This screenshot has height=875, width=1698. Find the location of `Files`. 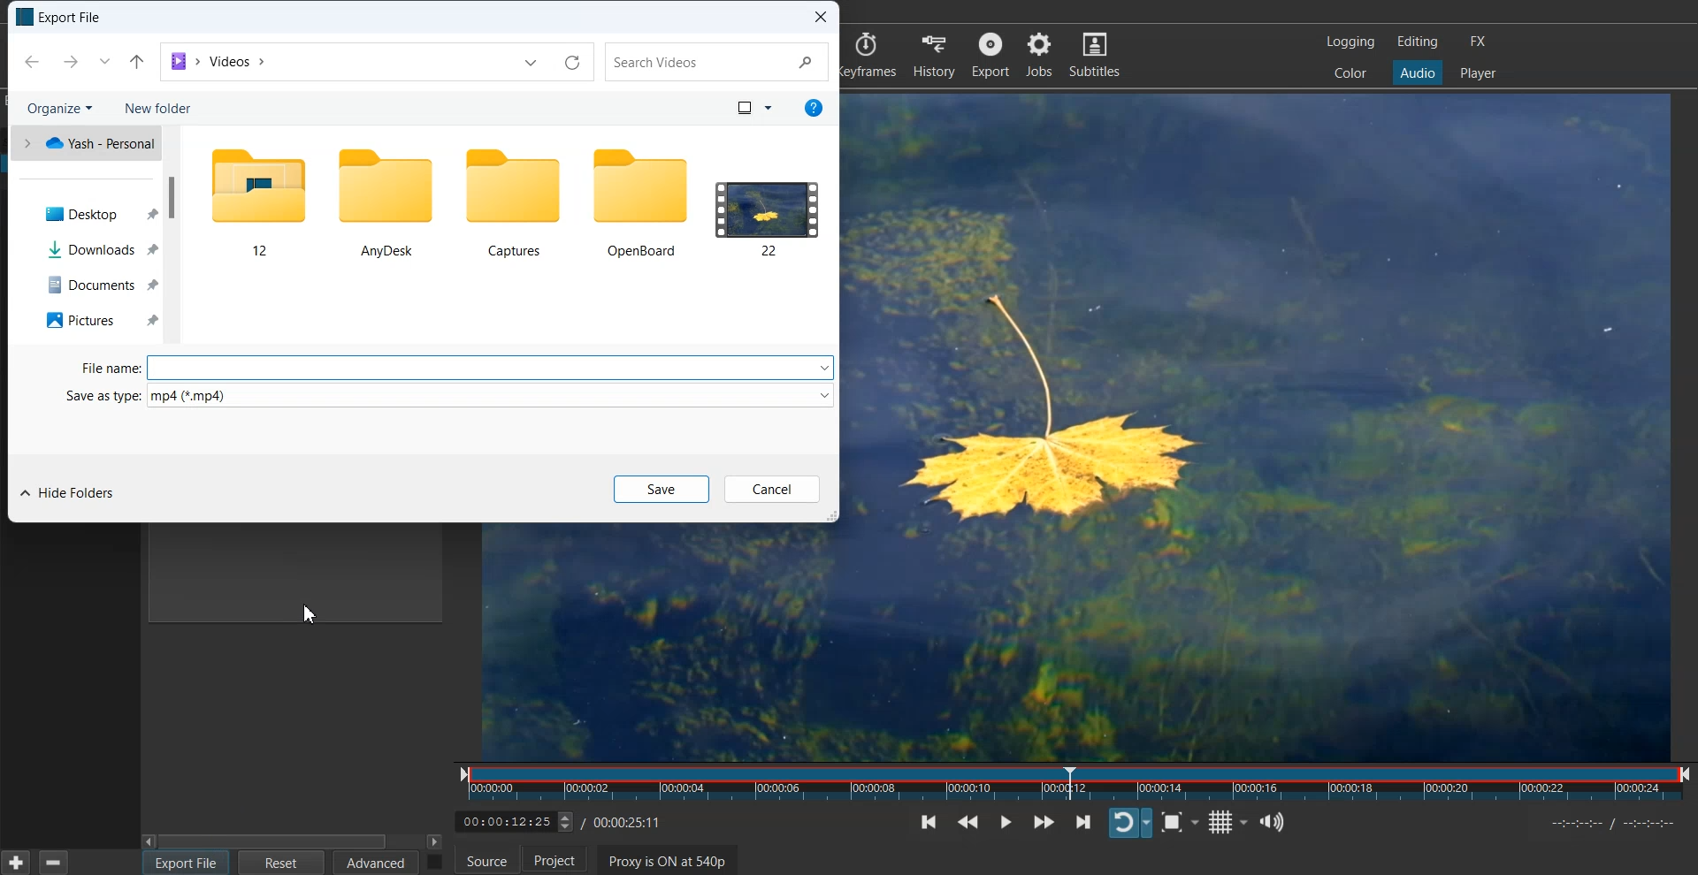

Files is located at coordinates (382, 202).